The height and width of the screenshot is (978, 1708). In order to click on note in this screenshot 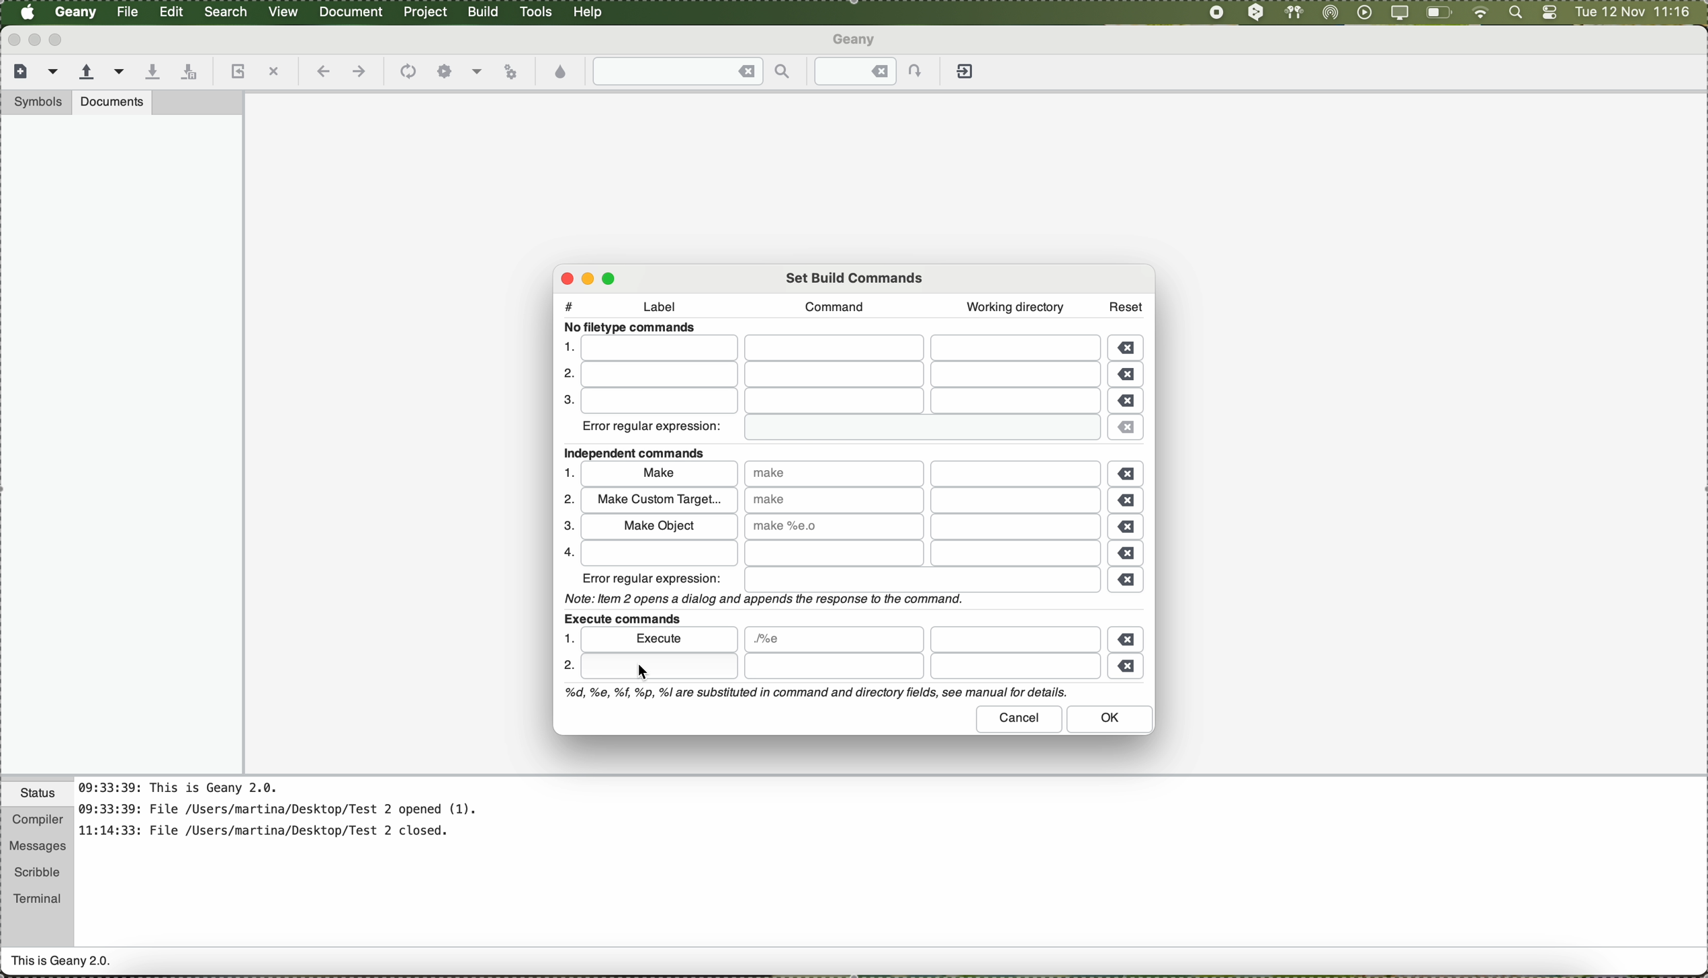, I will do `click(814, 693)`.